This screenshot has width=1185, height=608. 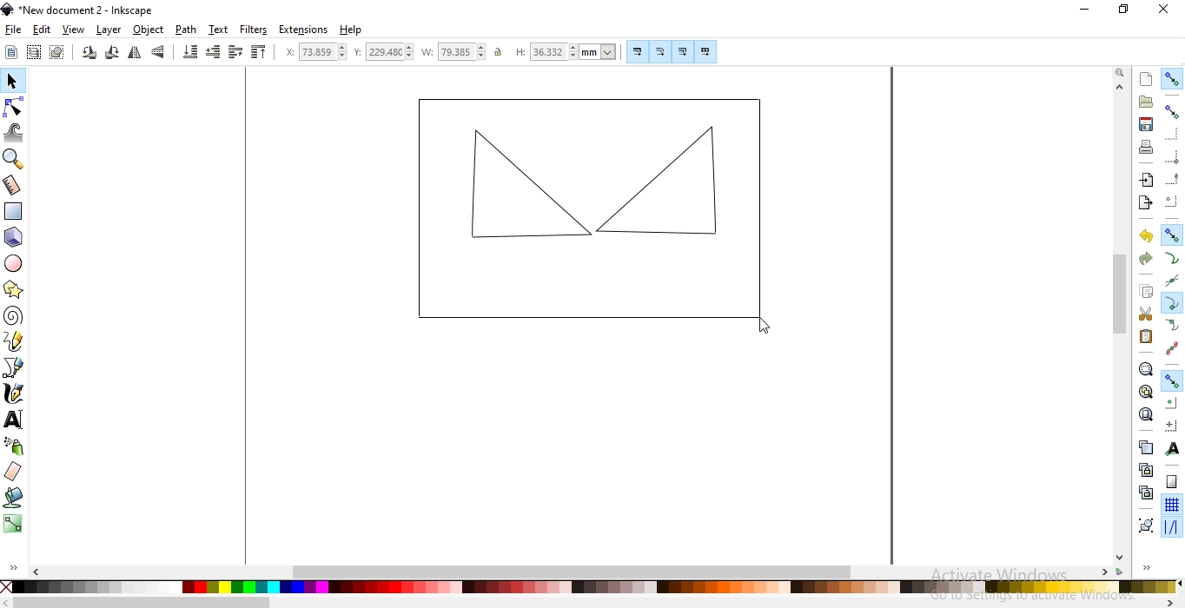 What do you see at coordinates (1122, 9) in the screenshot?
I see `restore down` at bounding box center [1122, 9].